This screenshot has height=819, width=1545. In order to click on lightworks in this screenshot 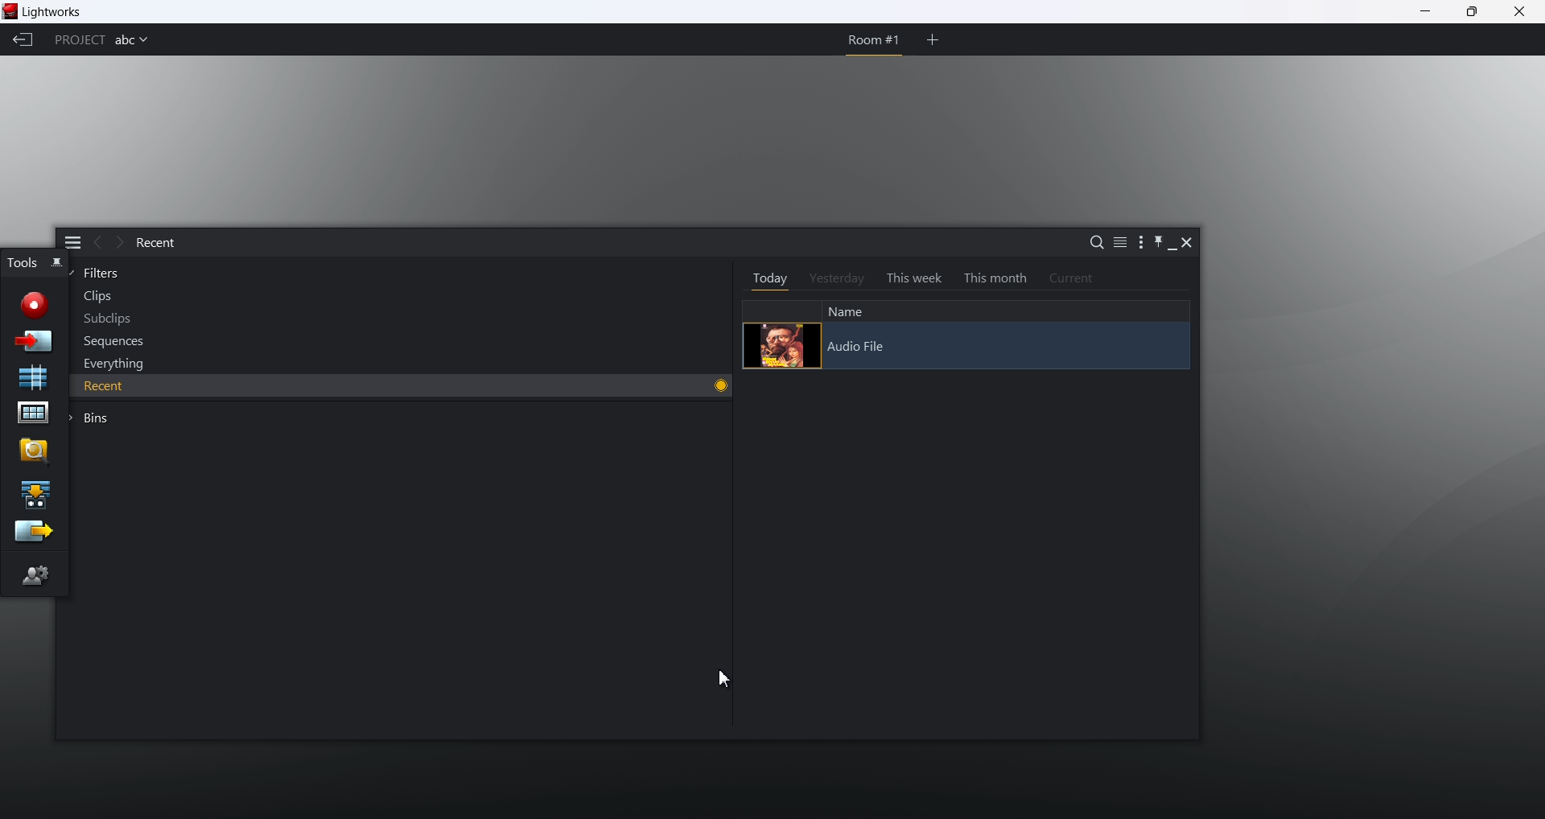, I will do `click(60, 11)`.